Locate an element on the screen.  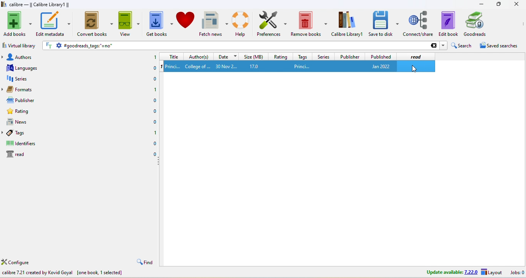
1 princi   is located at coordinates (173, 66).